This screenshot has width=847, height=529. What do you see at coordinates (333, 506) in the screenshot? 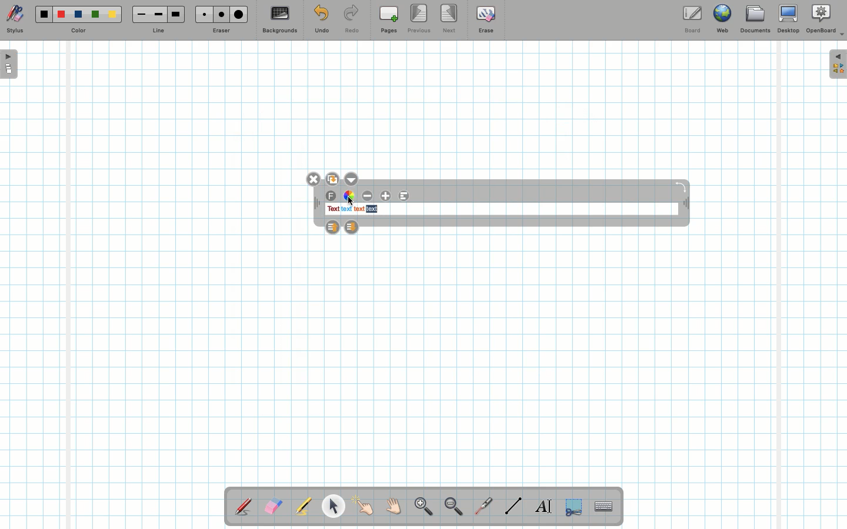
I see `Pointer` at bounding box center [333, 506].